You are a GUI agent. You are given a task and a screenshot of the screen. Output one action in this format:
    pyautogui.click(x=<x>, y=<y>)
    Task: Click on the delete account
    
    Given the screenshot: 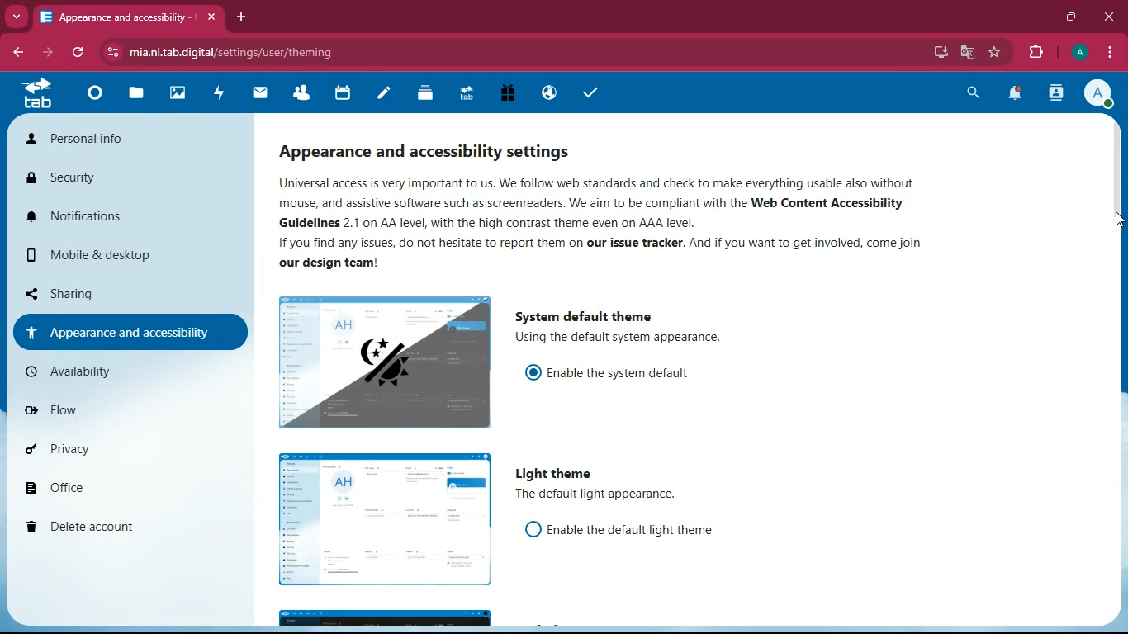 What is the action you would take?
    pyautogui.click(x=121, y=527)
    